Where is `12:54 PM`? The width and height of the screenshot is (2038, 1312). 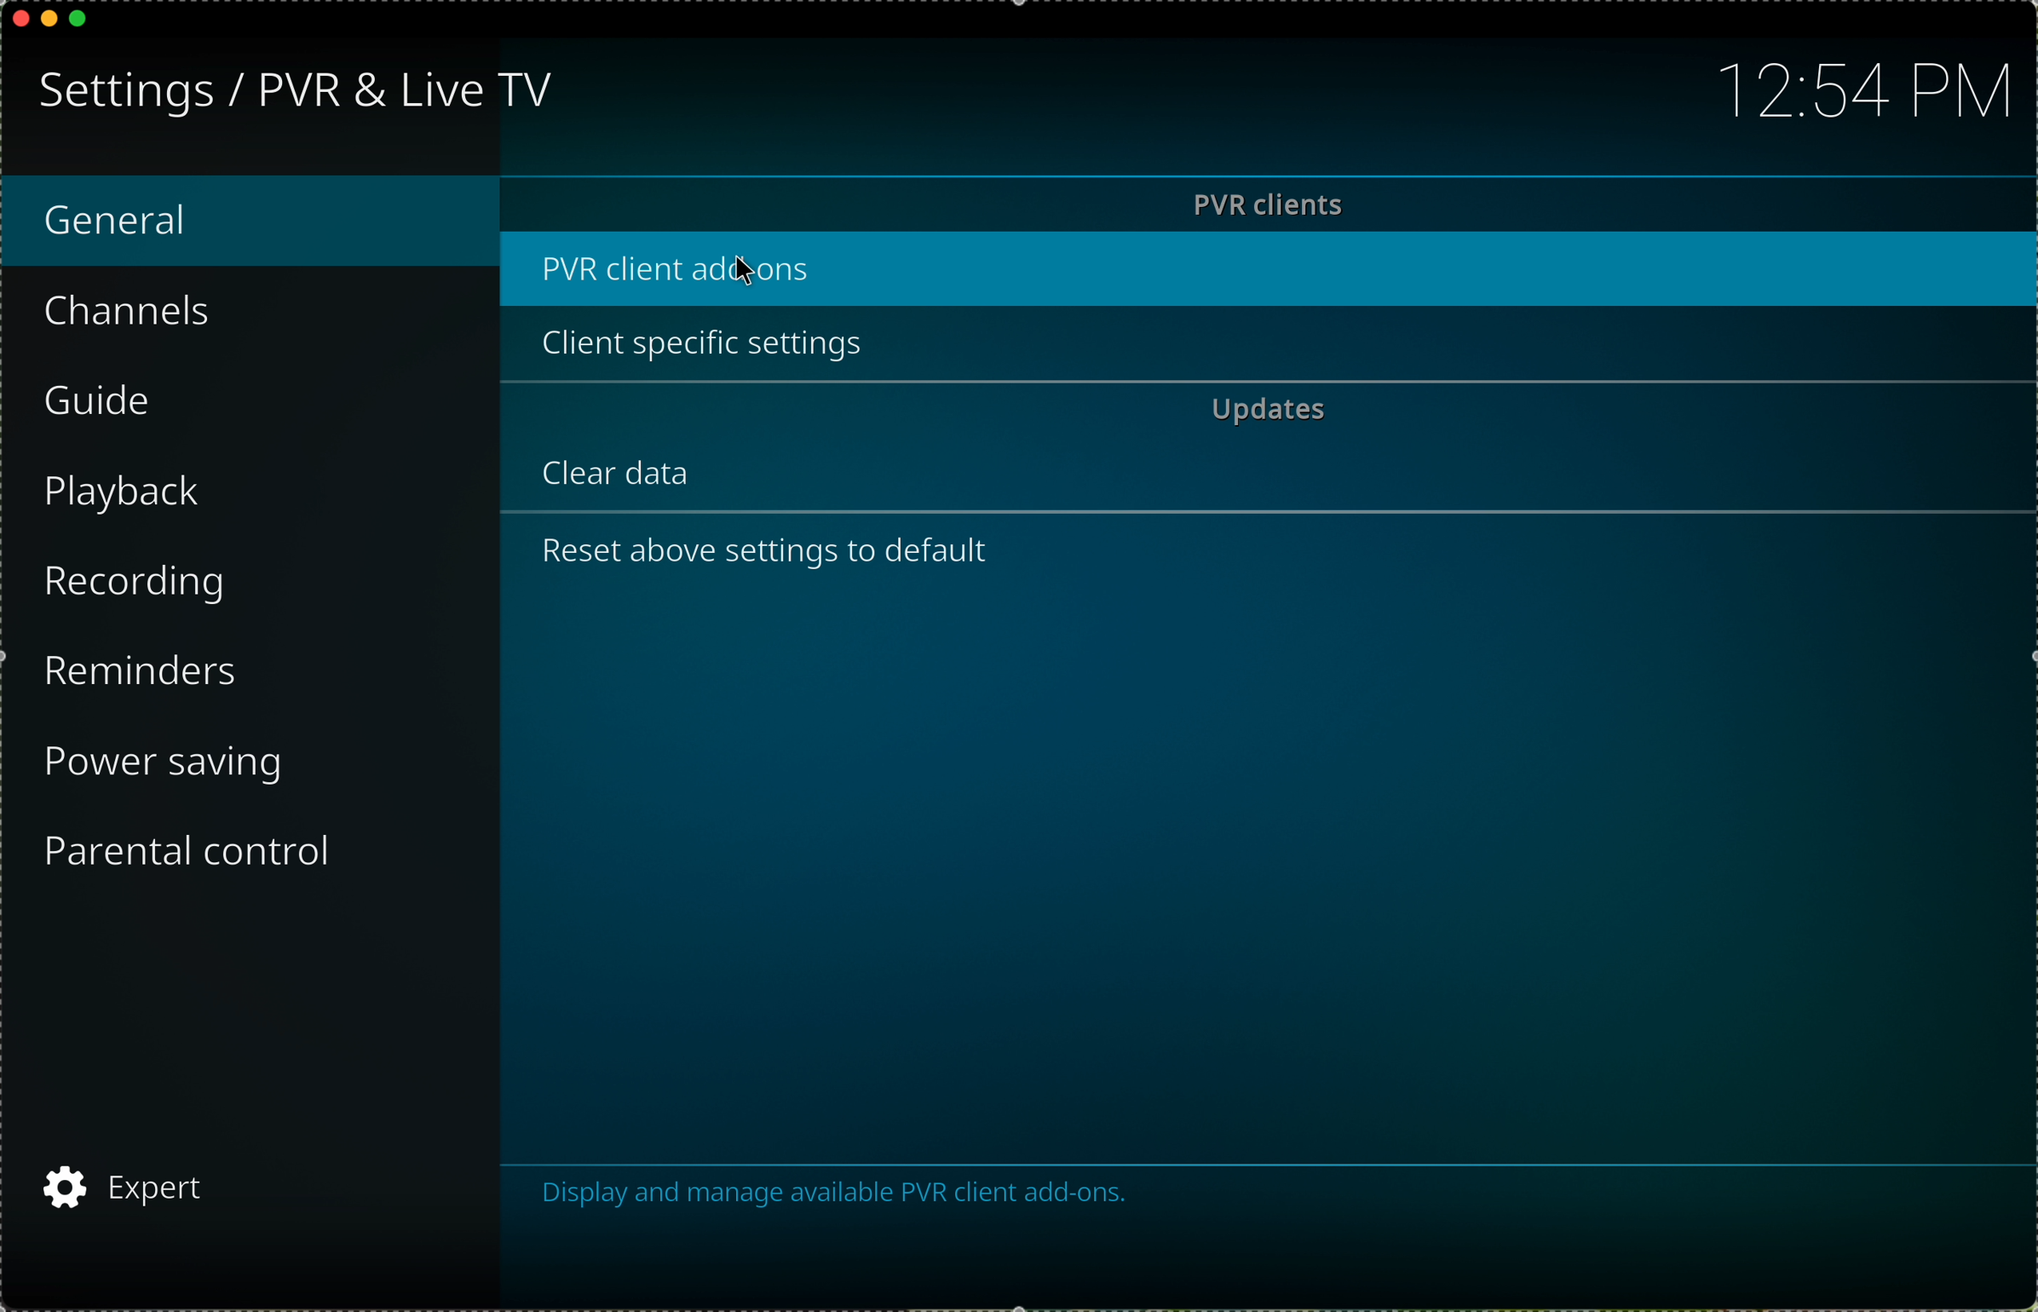
12:54 PM is located at coordinates (1864, 91).